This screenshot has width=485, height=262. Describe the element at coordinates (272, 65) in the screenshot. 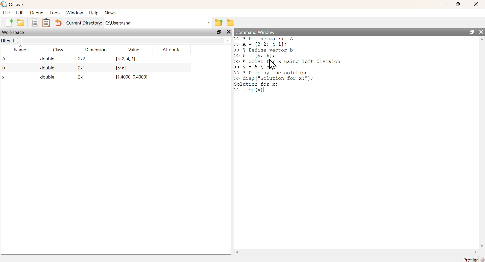

I see `cursor` at that location.